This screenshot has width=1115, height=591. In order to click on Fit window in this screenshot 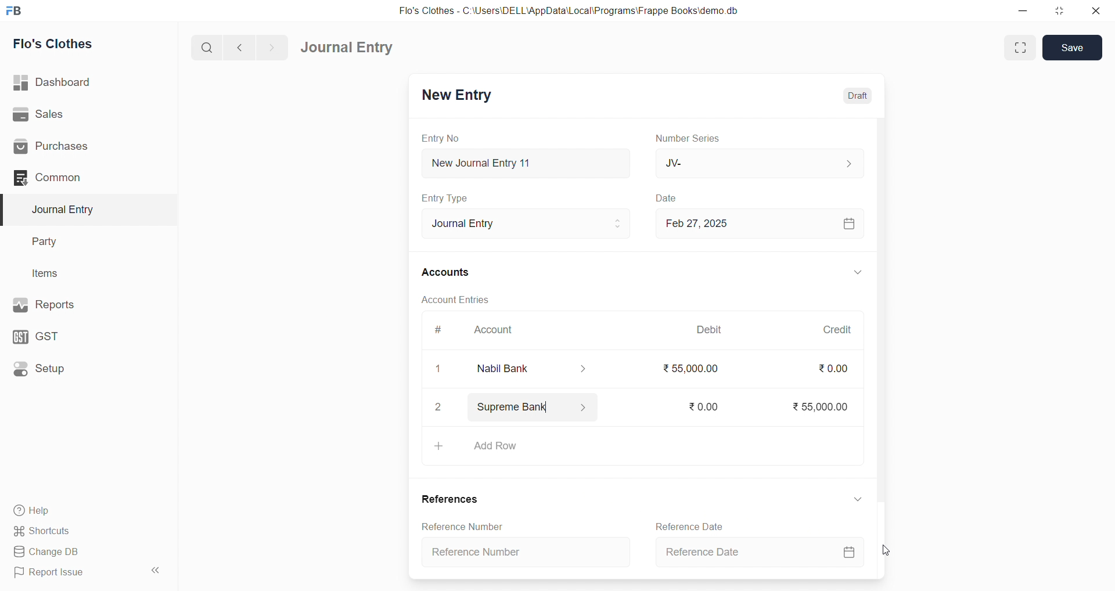, I will do `click(1019, 48)`.